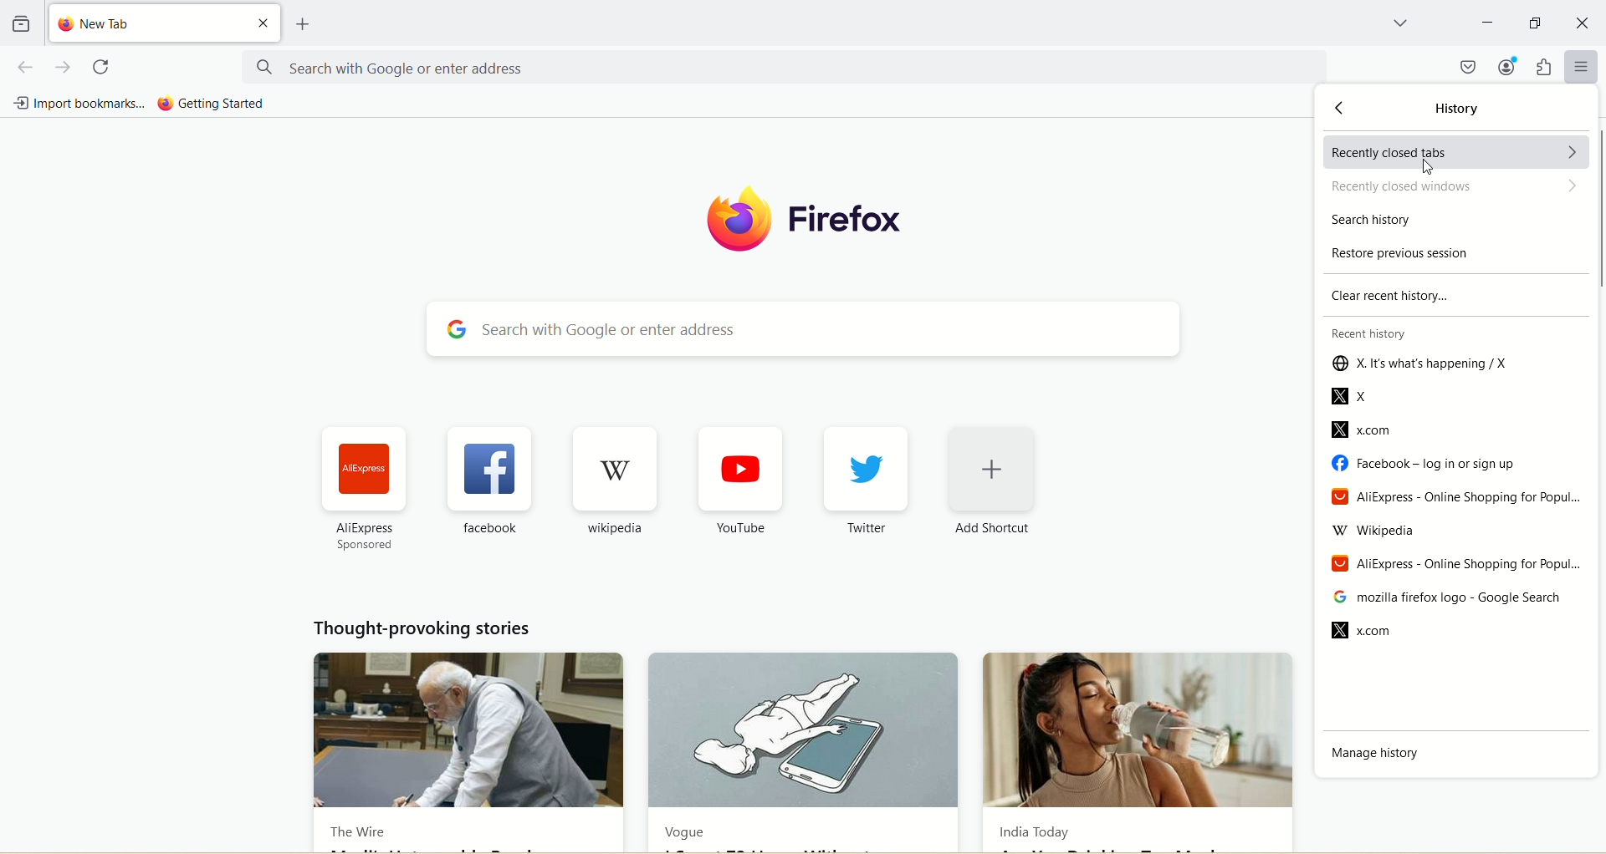 This screenshot has width=1606, height=854. What do you see at coordinates (801, 328) in the screenshot?
I see `search with google or enter address` at bounding box center [801, 328].